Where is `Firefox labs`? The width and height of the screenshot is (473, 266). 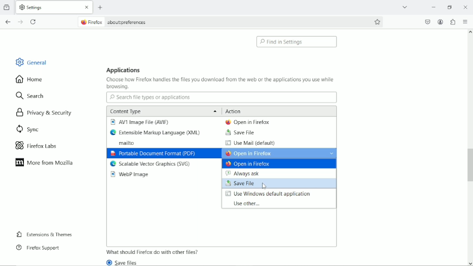 Firefox labs is located at coordinates (40, 145).